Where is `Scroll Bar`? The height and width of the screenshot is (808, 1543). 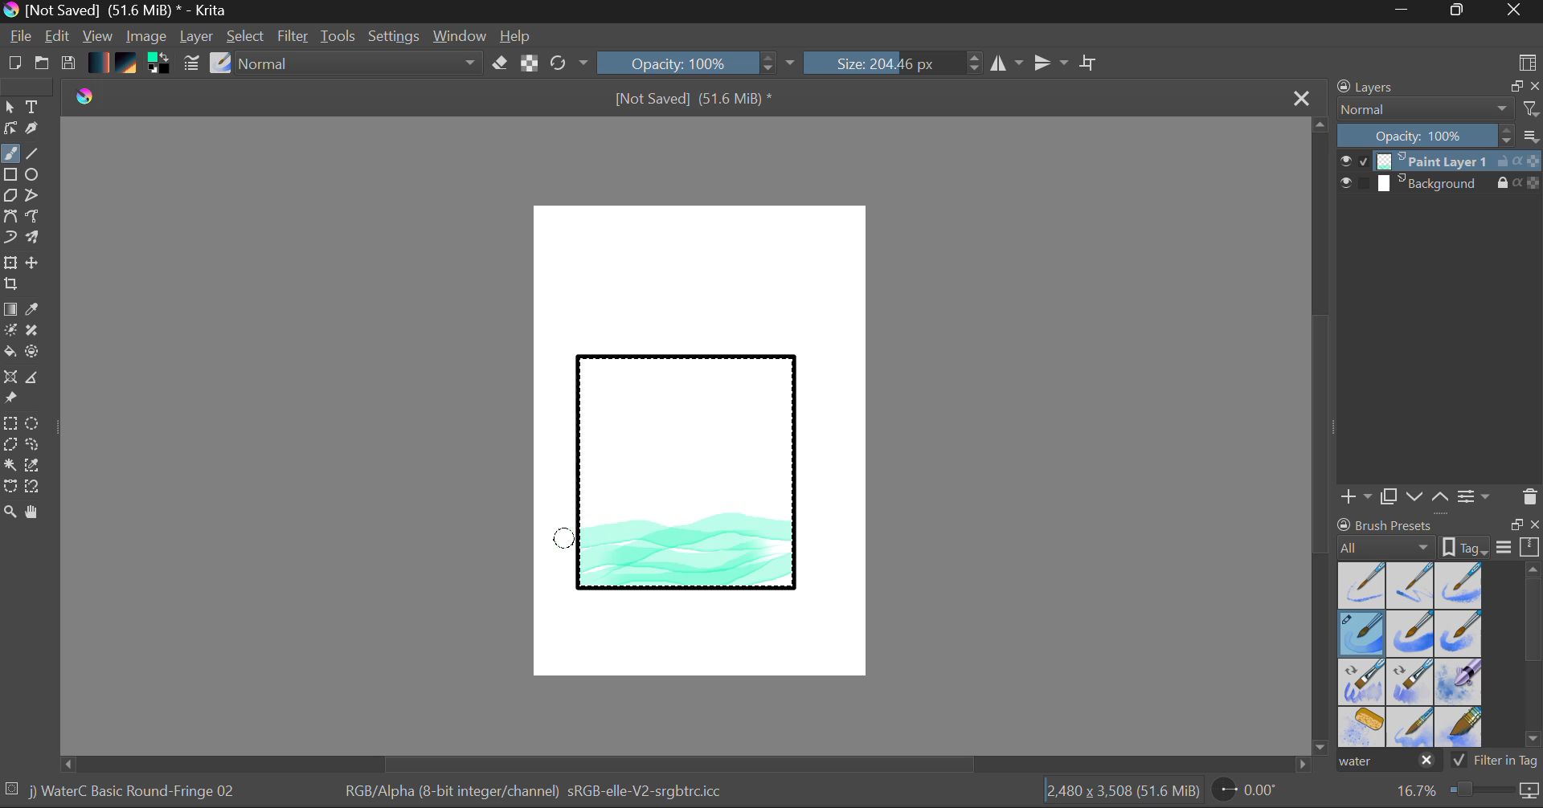
Scroll Bar is located at coordinates (1321, 438).